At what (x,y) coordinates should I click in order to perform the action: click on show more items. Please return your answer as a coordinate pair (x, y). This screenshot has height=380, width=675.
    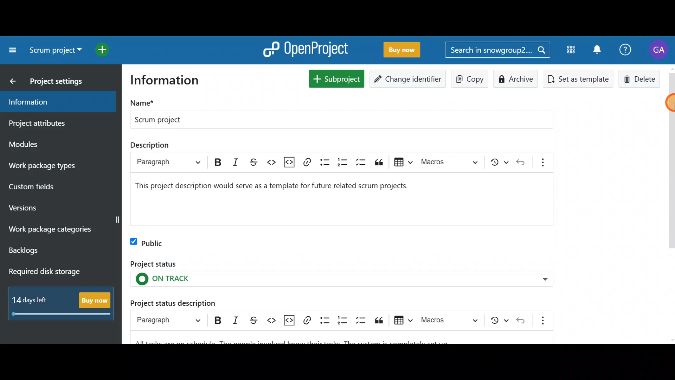
    Looking at the image, I should click on (543, 162).